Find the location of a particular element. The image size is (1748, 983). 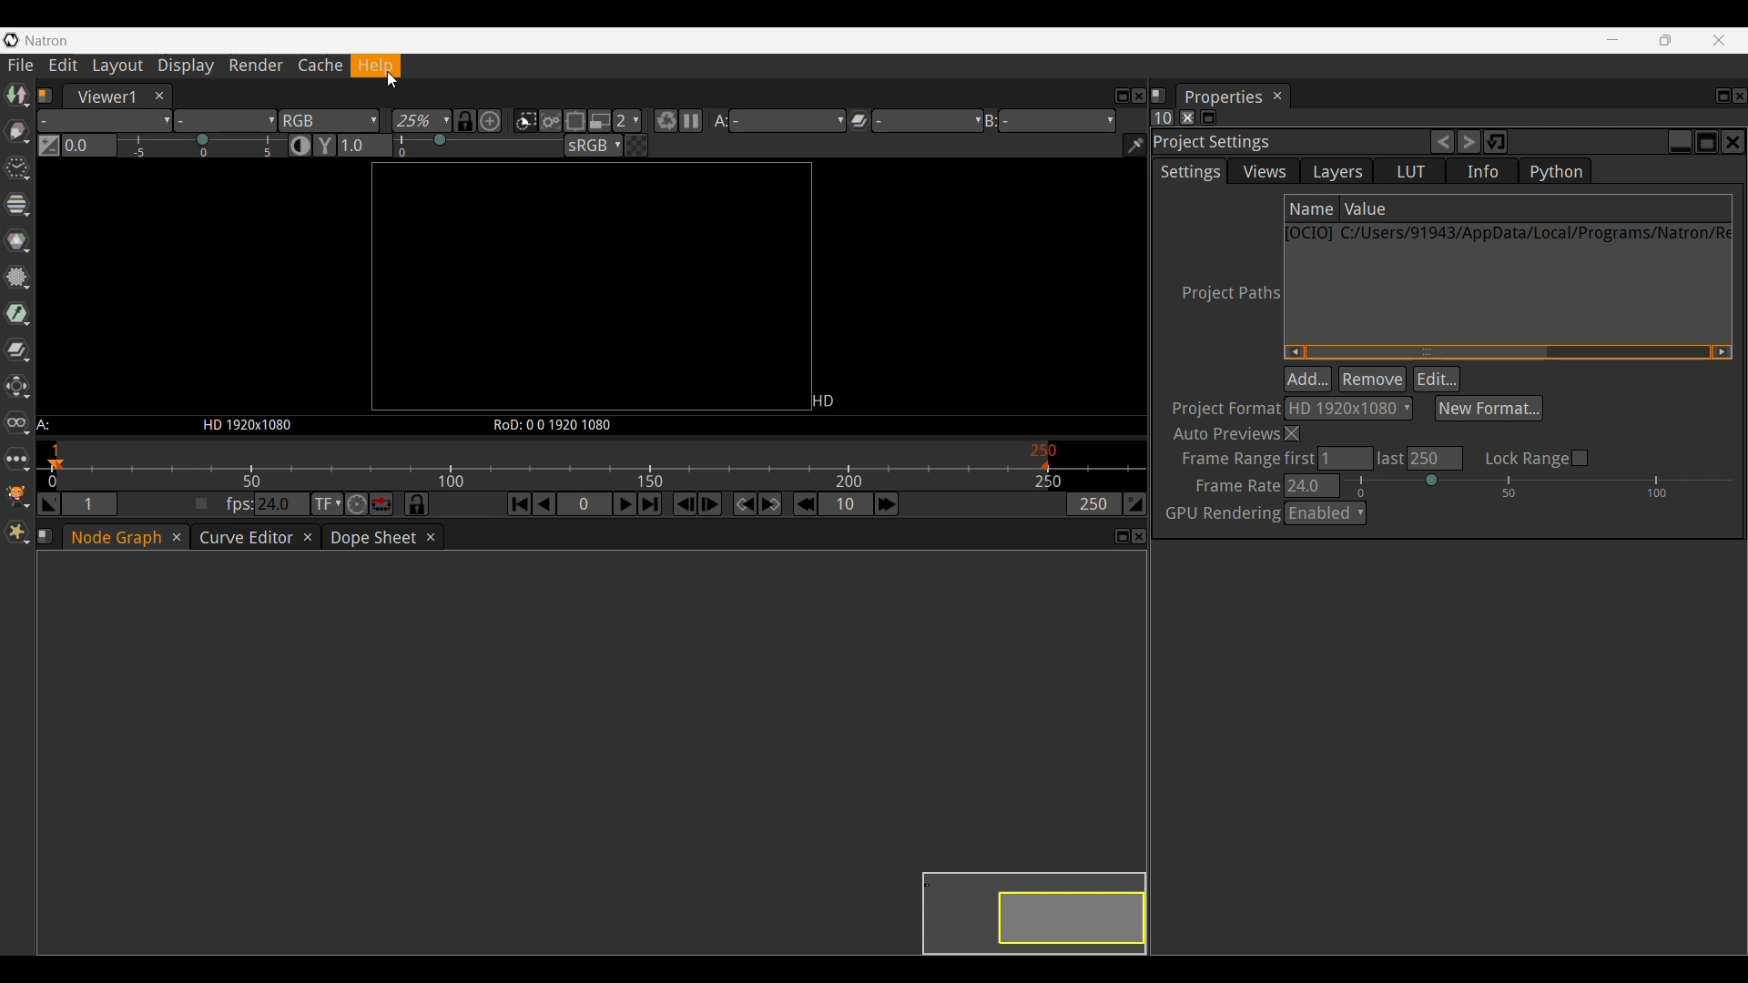

Float properties panel is located at coordinates (1723, 96).